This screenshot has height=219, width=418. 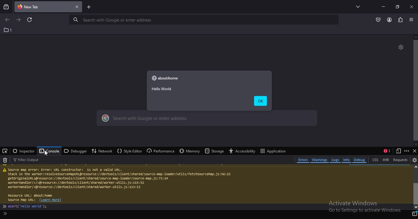 I want to click on warnings, so click(x=320, y=160).